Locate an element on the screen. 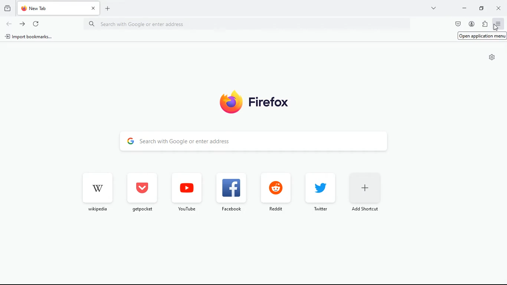 Image resolution: width=507 pixels, height=285 pixels. reddit is located at coordinates (277, 194).